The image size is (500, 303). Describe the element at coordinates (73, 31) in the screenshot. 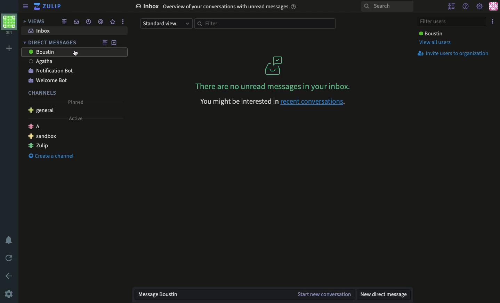

I see `Inbox` at that location.